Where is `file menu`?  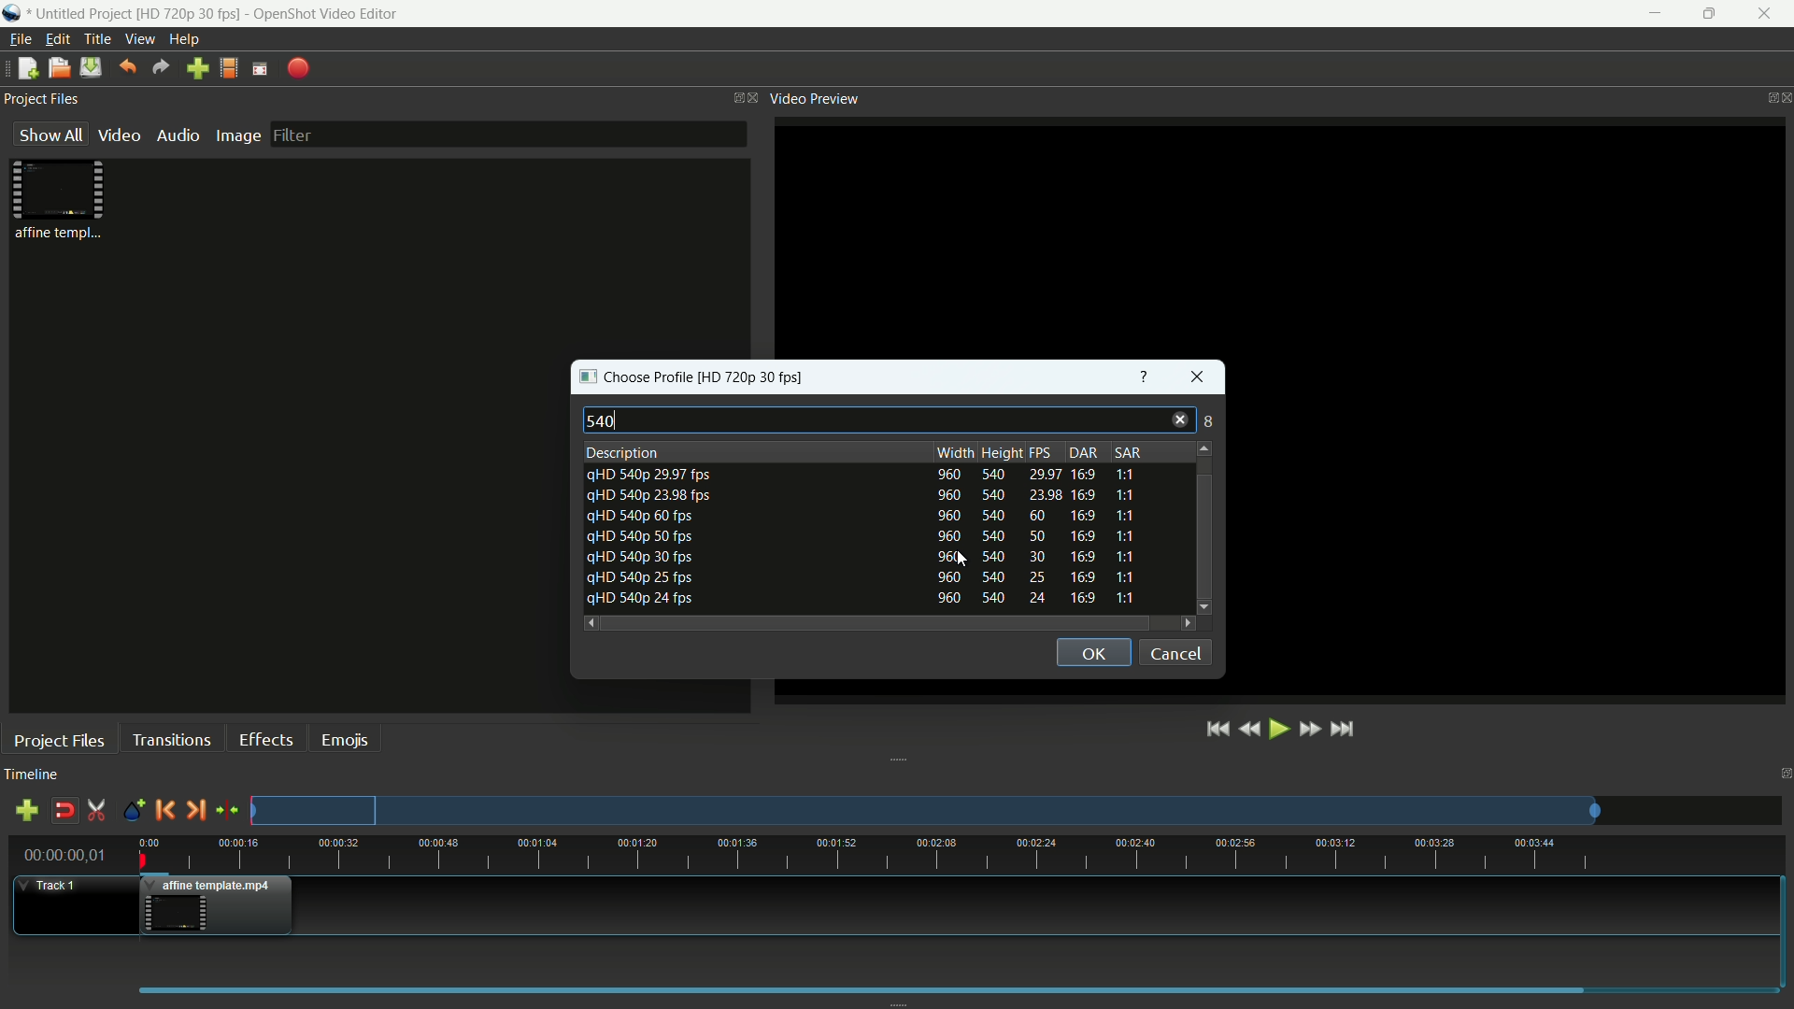
file menu is located at coordinates (20, 39).